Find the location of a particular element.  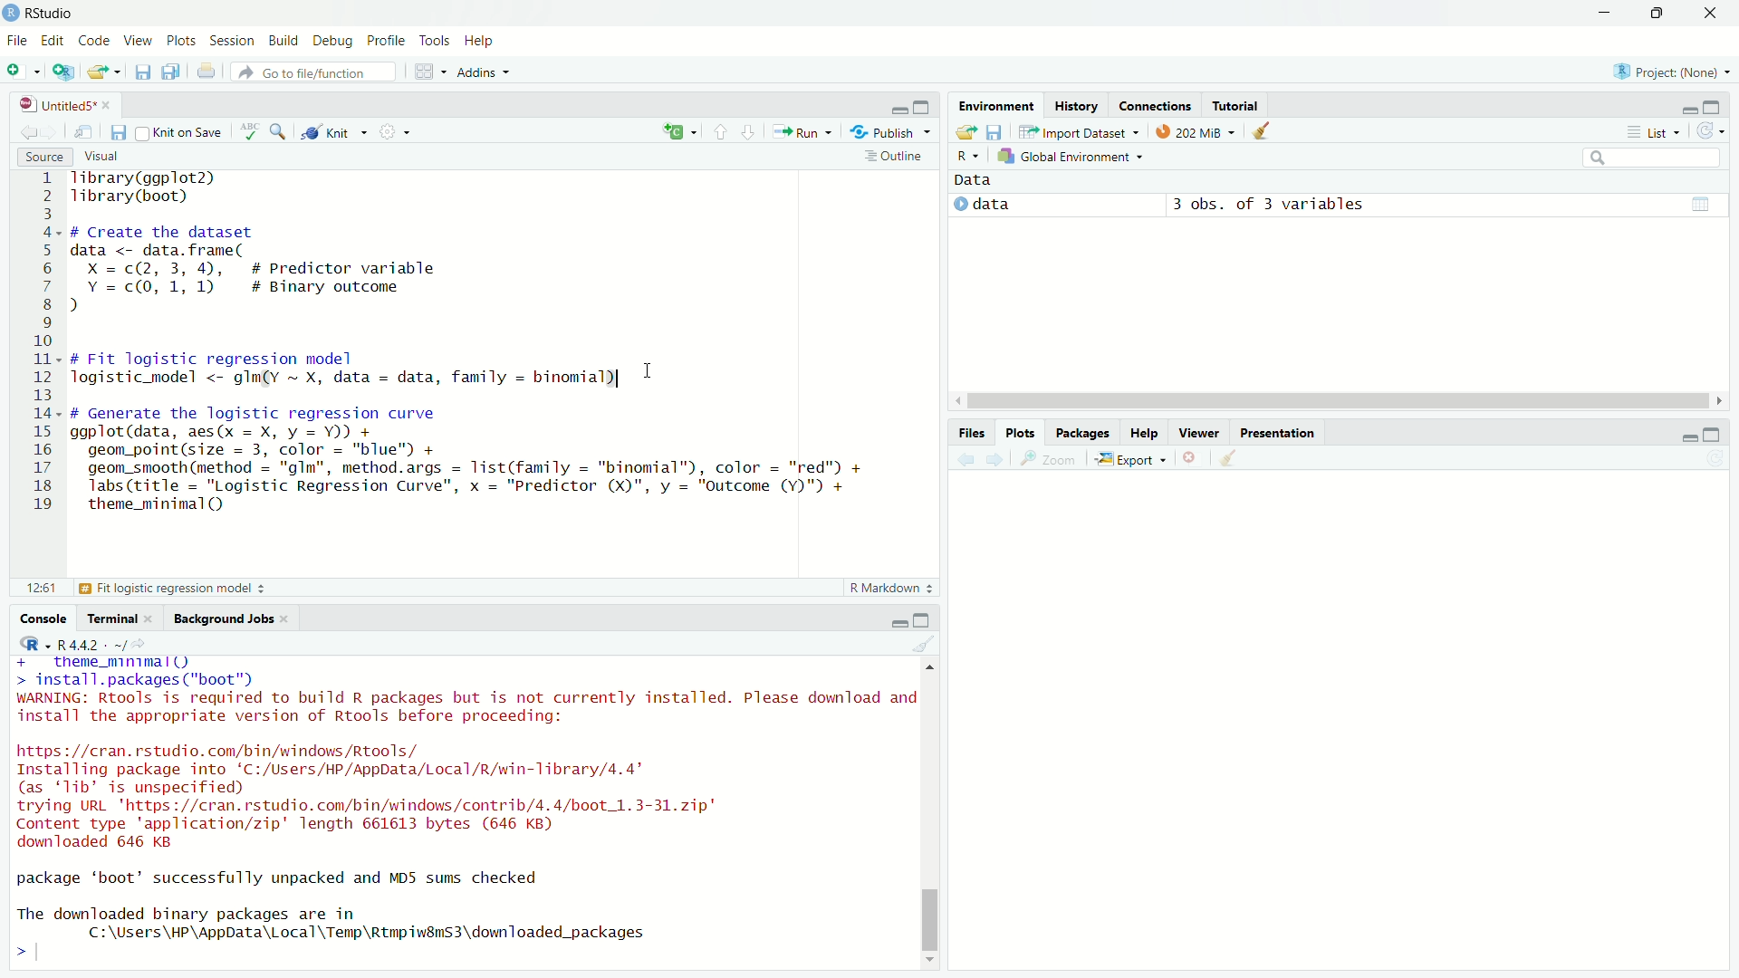

Previous plot is located at coordinates (966, 460).